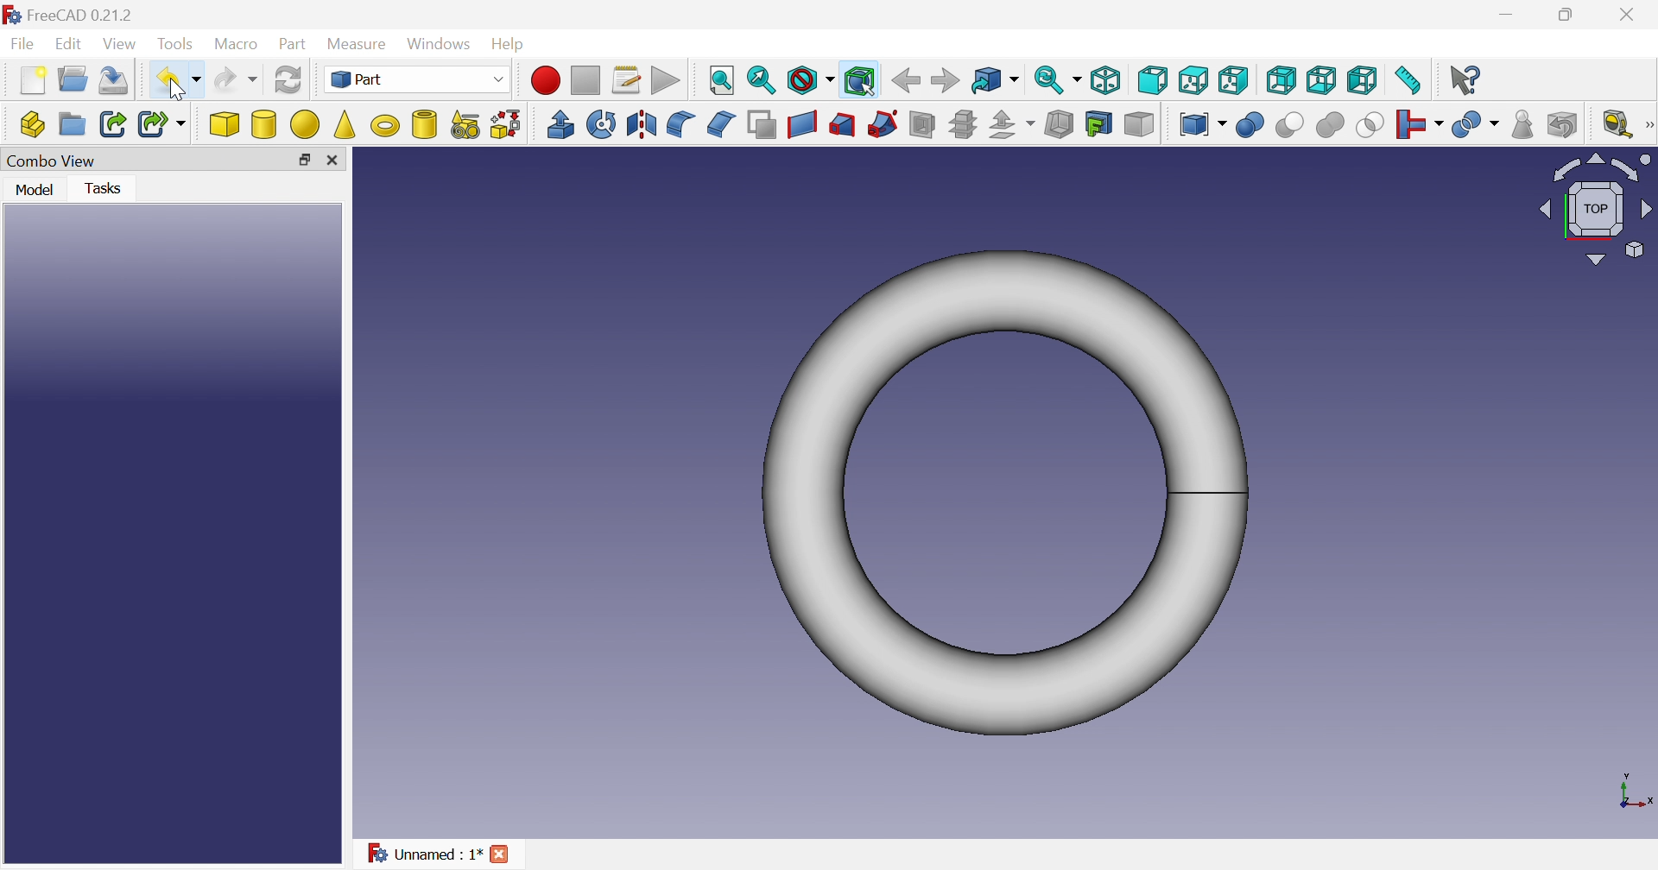  I want to click on Help, so click(513, 45).